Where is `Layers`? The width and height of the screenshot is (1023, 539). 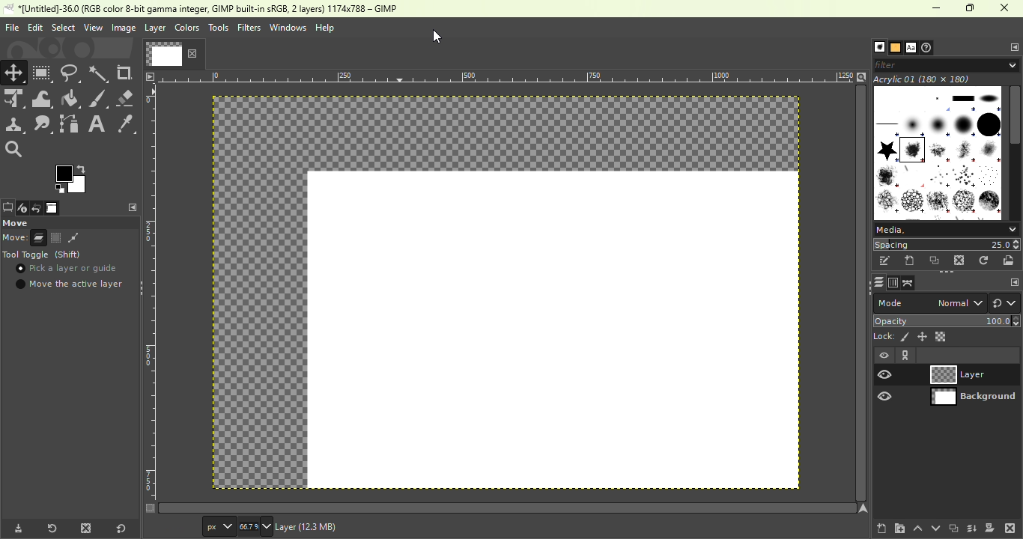
Layers is located at coordinates (875, 282).